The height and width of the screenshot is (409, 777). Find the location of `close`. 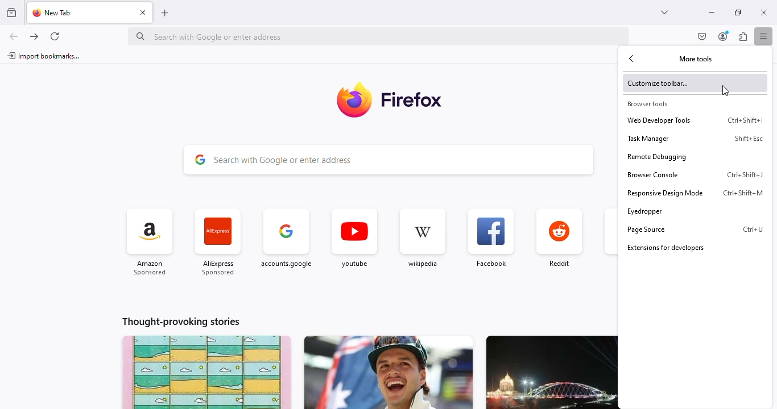

close is located at coordinates (764, 12).